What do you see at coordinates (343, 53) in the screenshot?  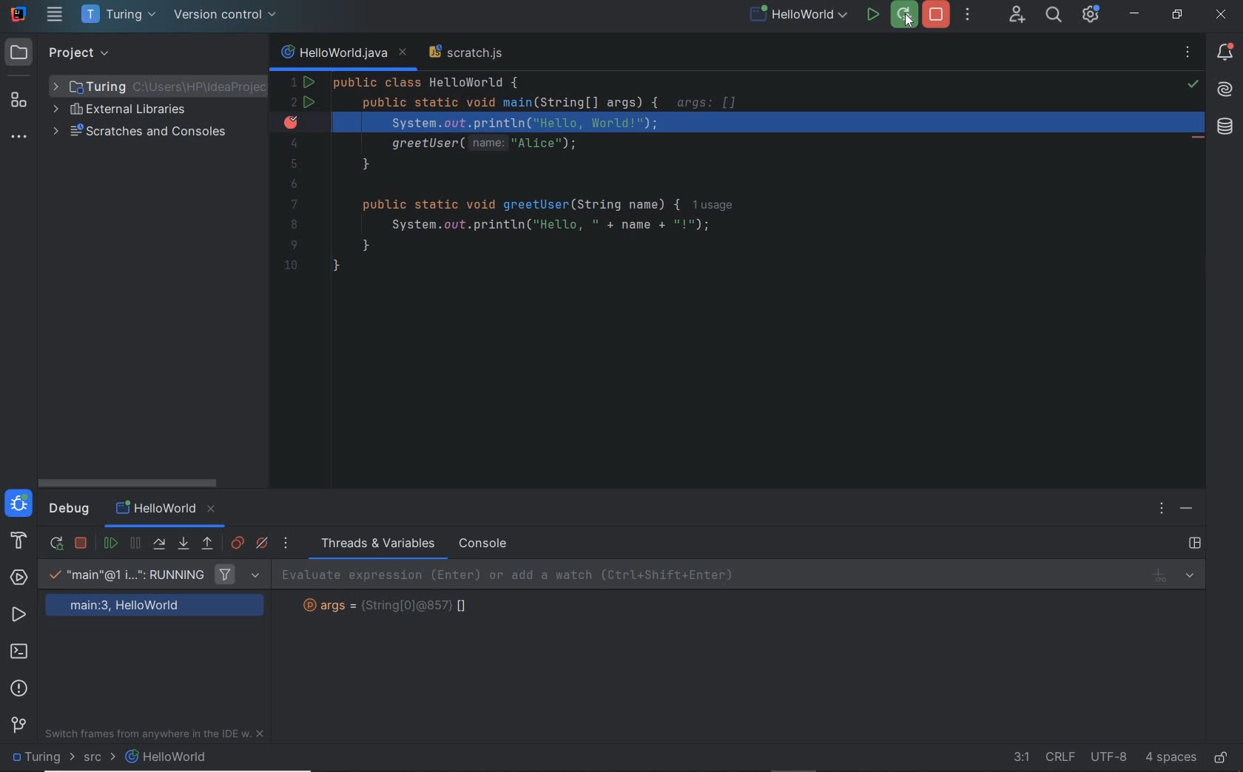 I see `current file name` at bounding box center [343, 53].